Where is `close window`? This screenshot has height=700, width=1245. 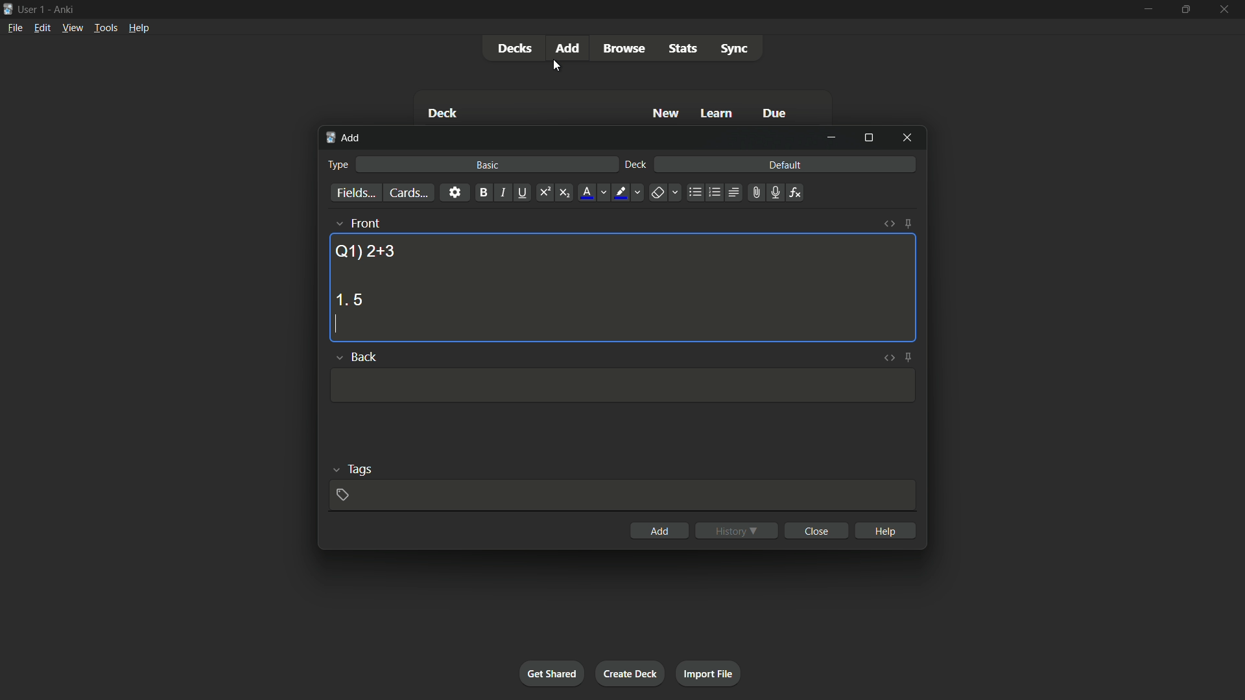
close window is located at coordinates (908, 137).